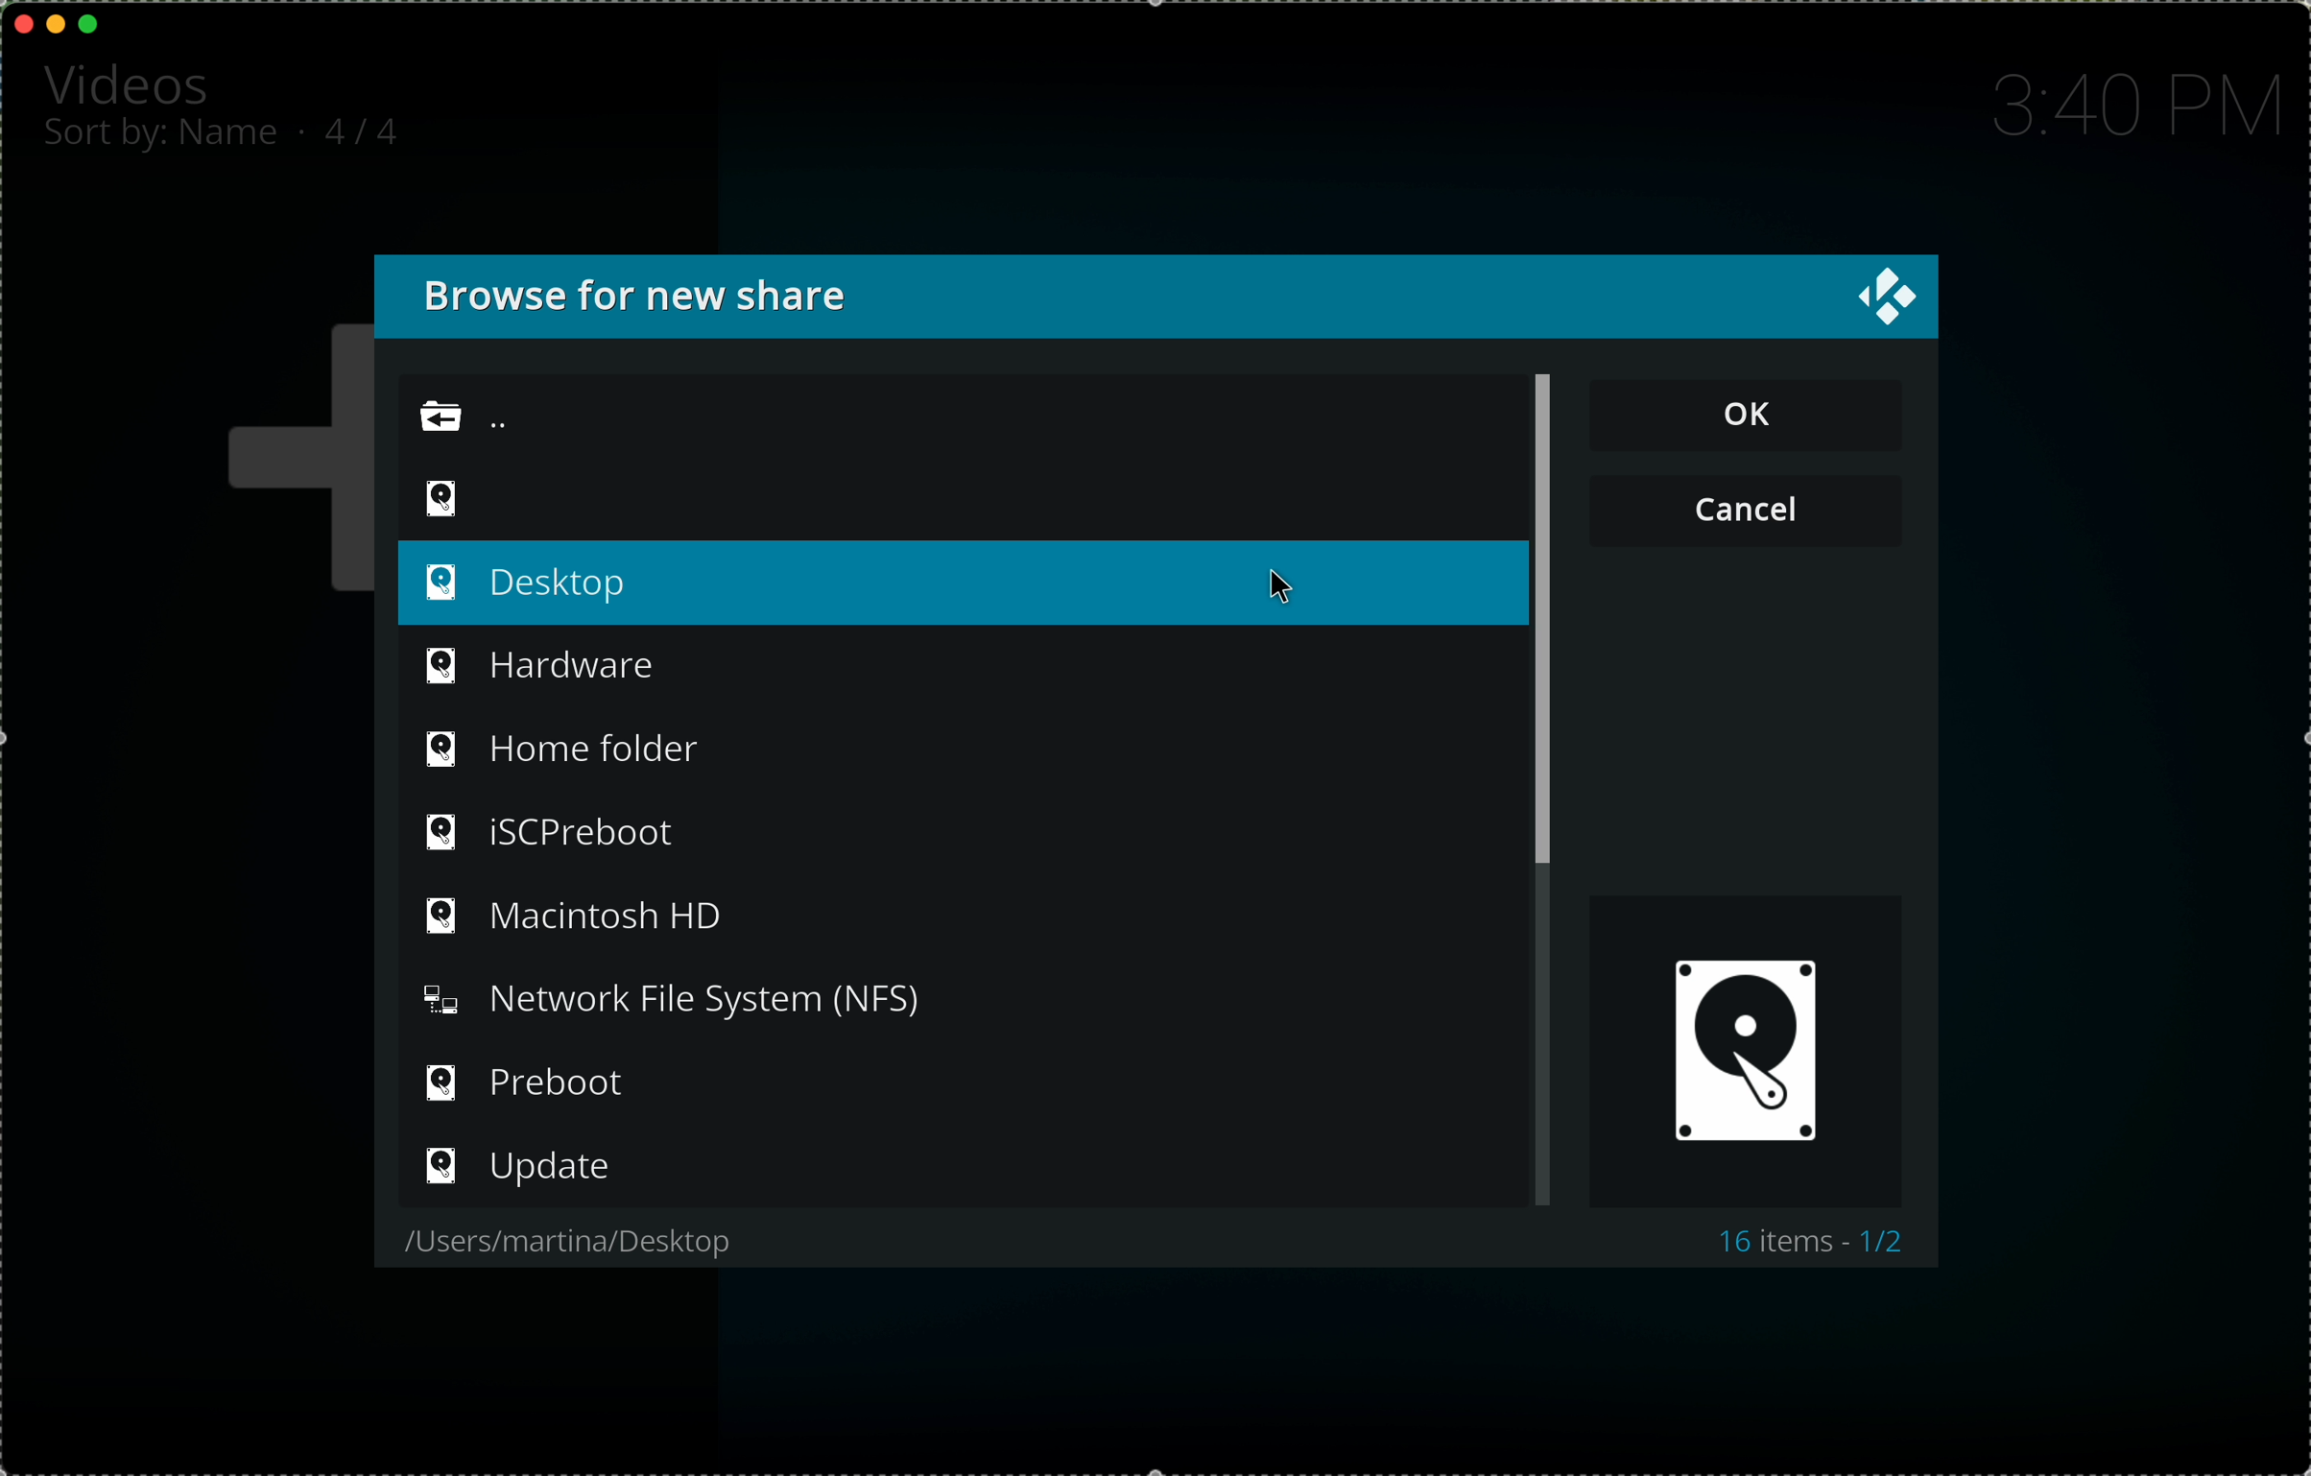 The height and width of the screenshot is (1476, 2311). What do you see at coordinates (287, 462) in the screenshot?
I see `plus icon` at bounding box center [287, 462].